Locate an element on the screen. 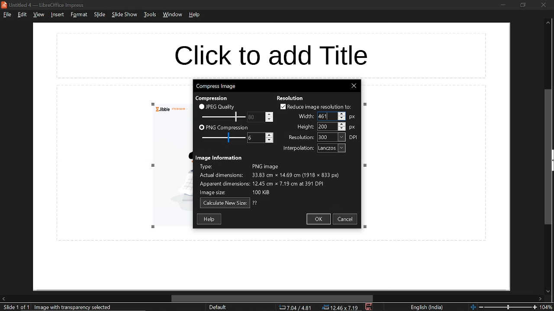 The height and width of the screenshot is (311, 554). px is located at coordinates (354, 116).